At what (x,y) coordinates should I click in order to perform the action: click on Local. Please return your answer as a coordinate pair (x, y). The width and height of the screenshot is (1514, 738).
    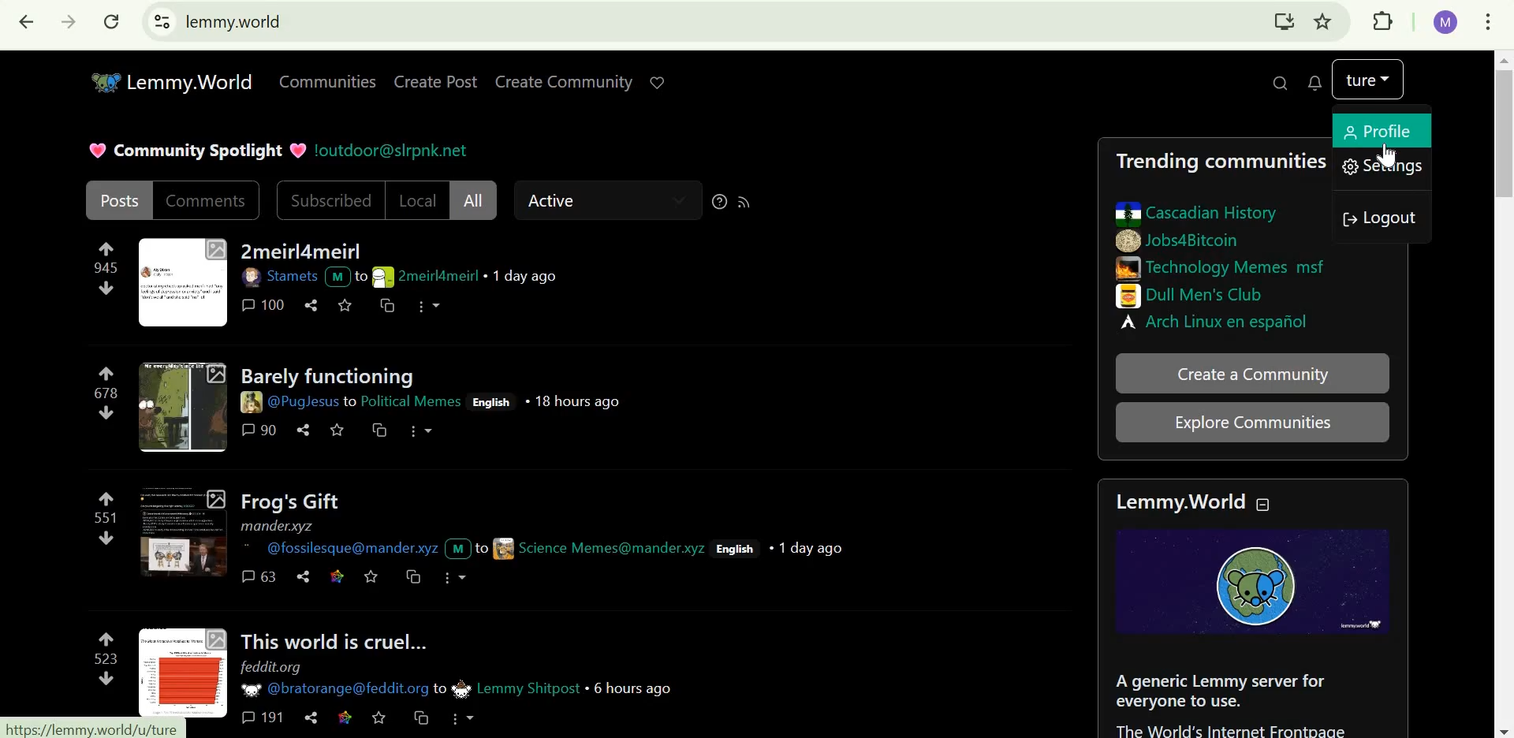
    Looking at the image, I should click on (419, 199).